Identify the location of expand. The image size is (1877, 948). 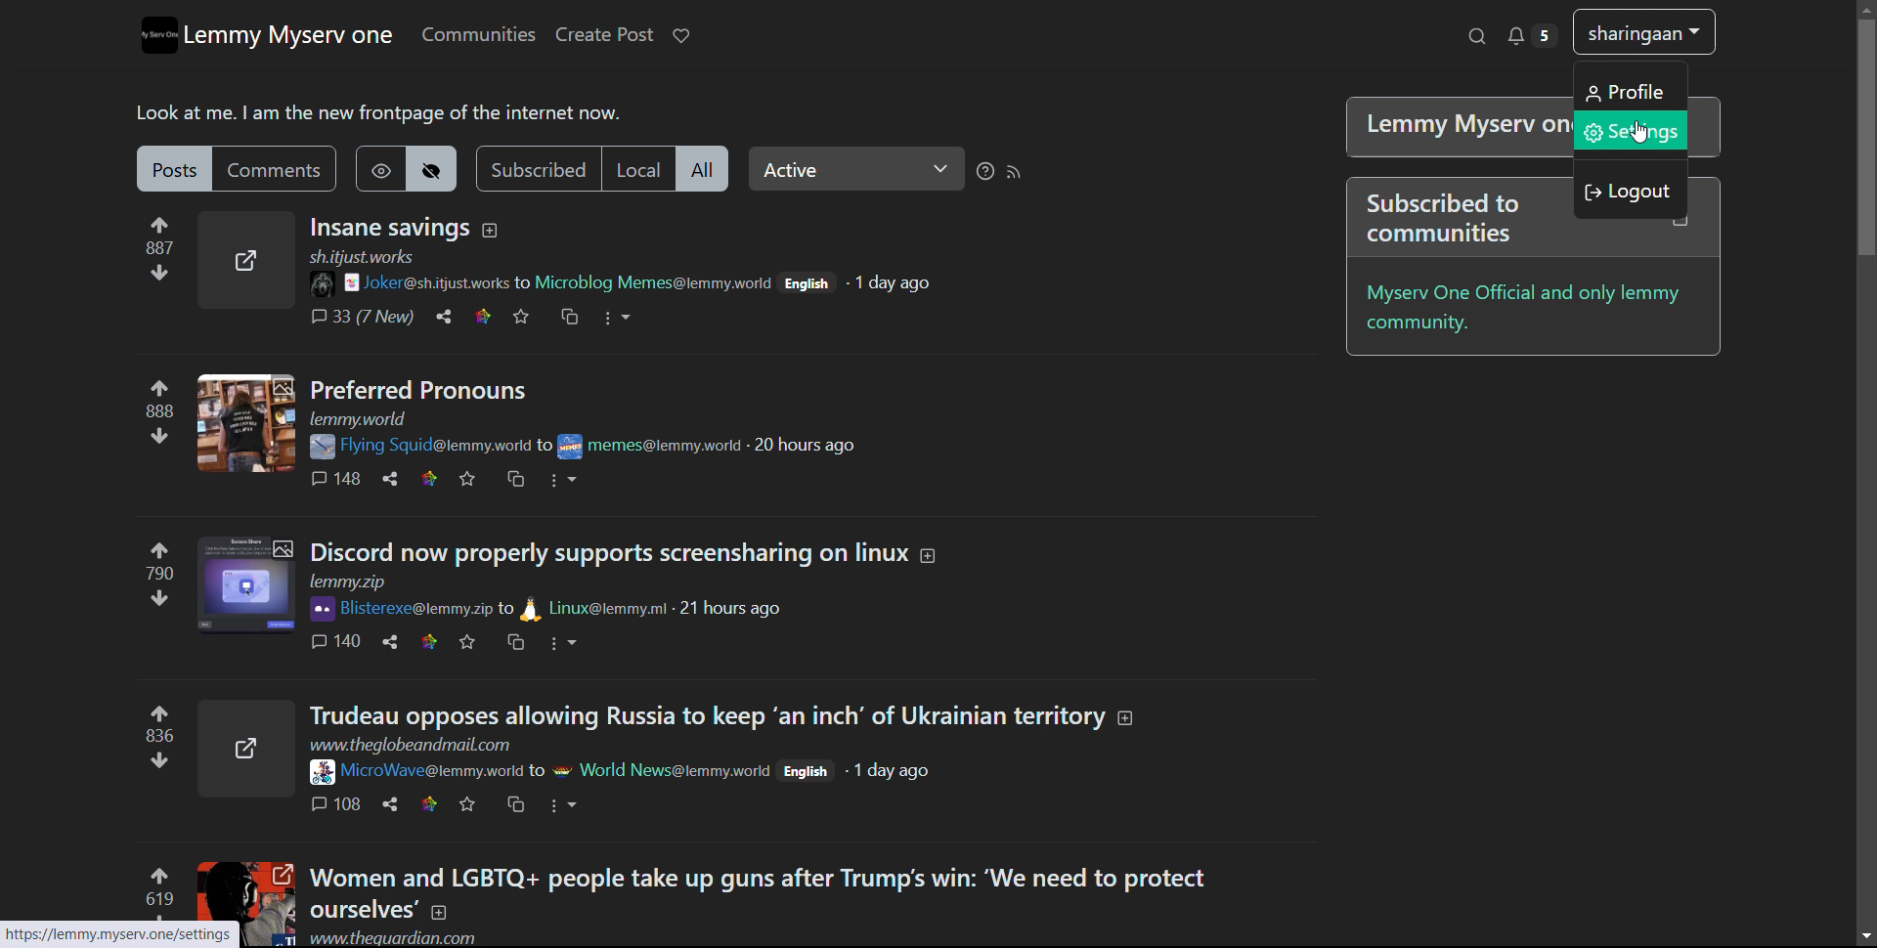
(439, 912).